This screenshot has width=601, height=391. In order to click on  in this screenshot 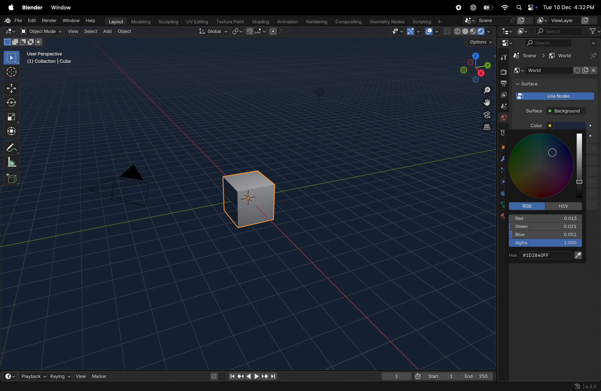, I will do `click(108, 32)`.